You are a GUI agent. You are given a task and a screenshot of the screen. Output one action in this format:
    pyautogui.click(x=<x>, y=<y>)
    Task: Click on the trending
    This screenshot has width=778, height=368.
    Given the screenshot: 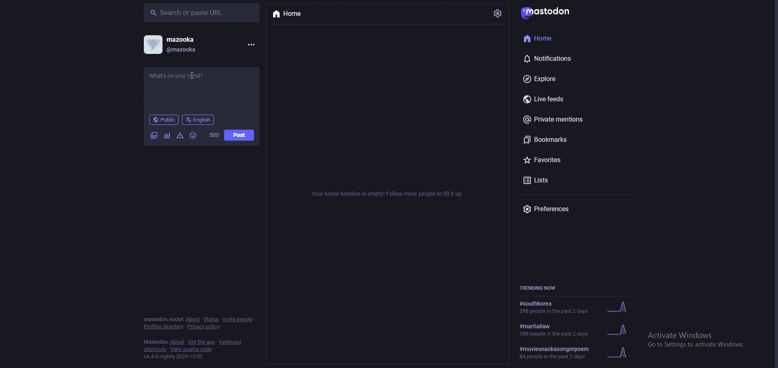 What is the action you would take?
    pyautogui.click(x=575, y=307)
    